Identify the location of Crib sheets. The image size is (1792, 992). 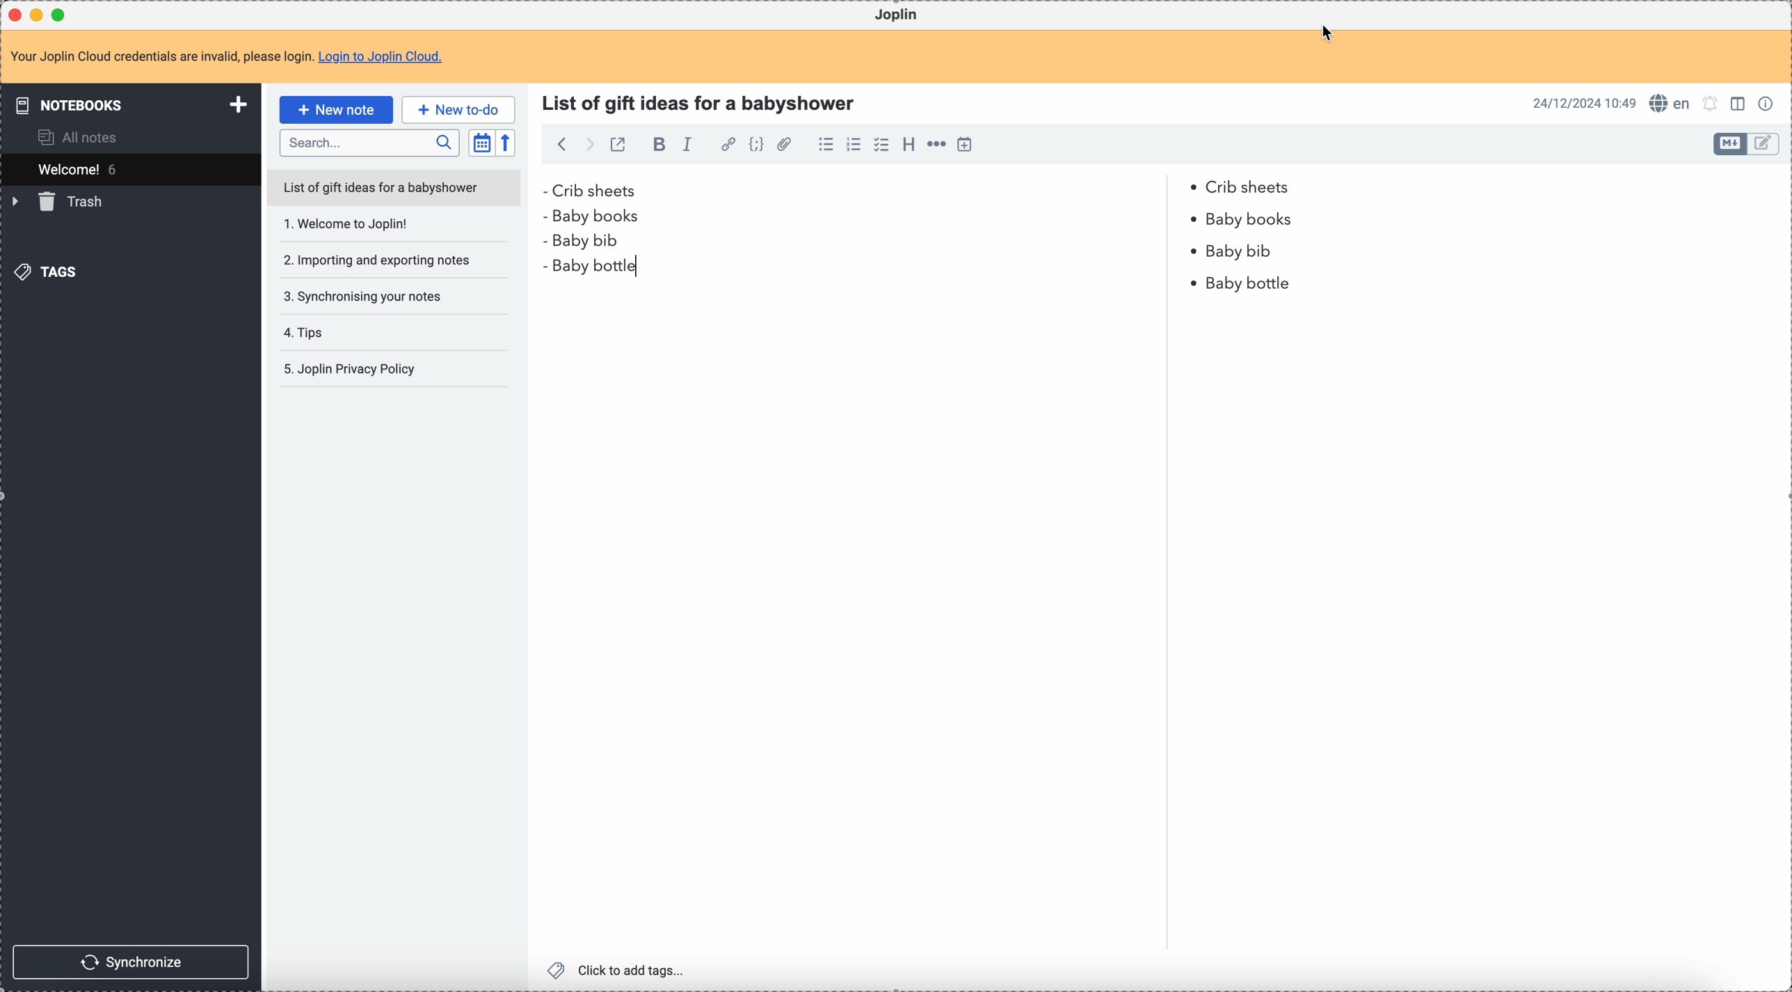
(925, 189).